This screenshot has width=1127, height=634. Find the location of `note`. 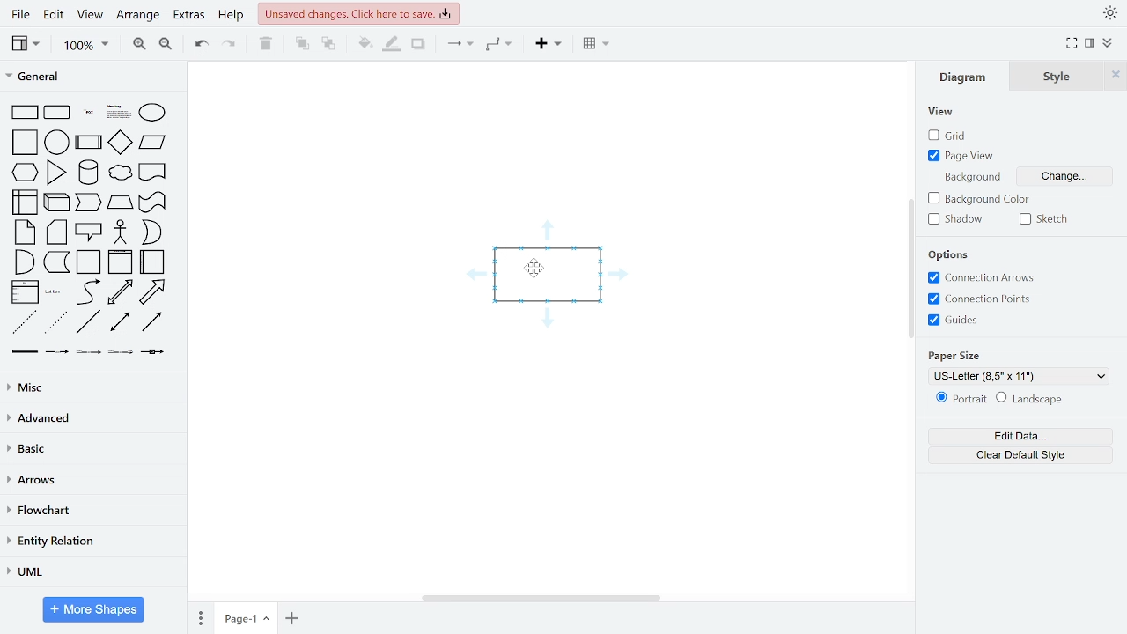

note is located at coordinates (25, 232).